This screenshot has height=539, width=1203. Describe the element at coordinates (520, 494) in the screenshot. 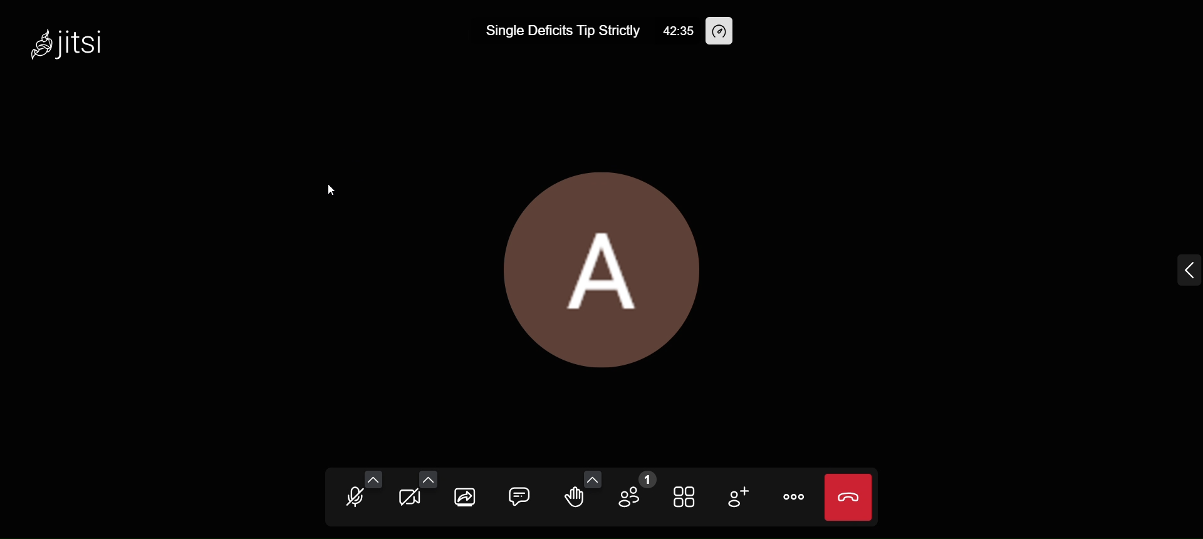

I see `open chat` at that location.